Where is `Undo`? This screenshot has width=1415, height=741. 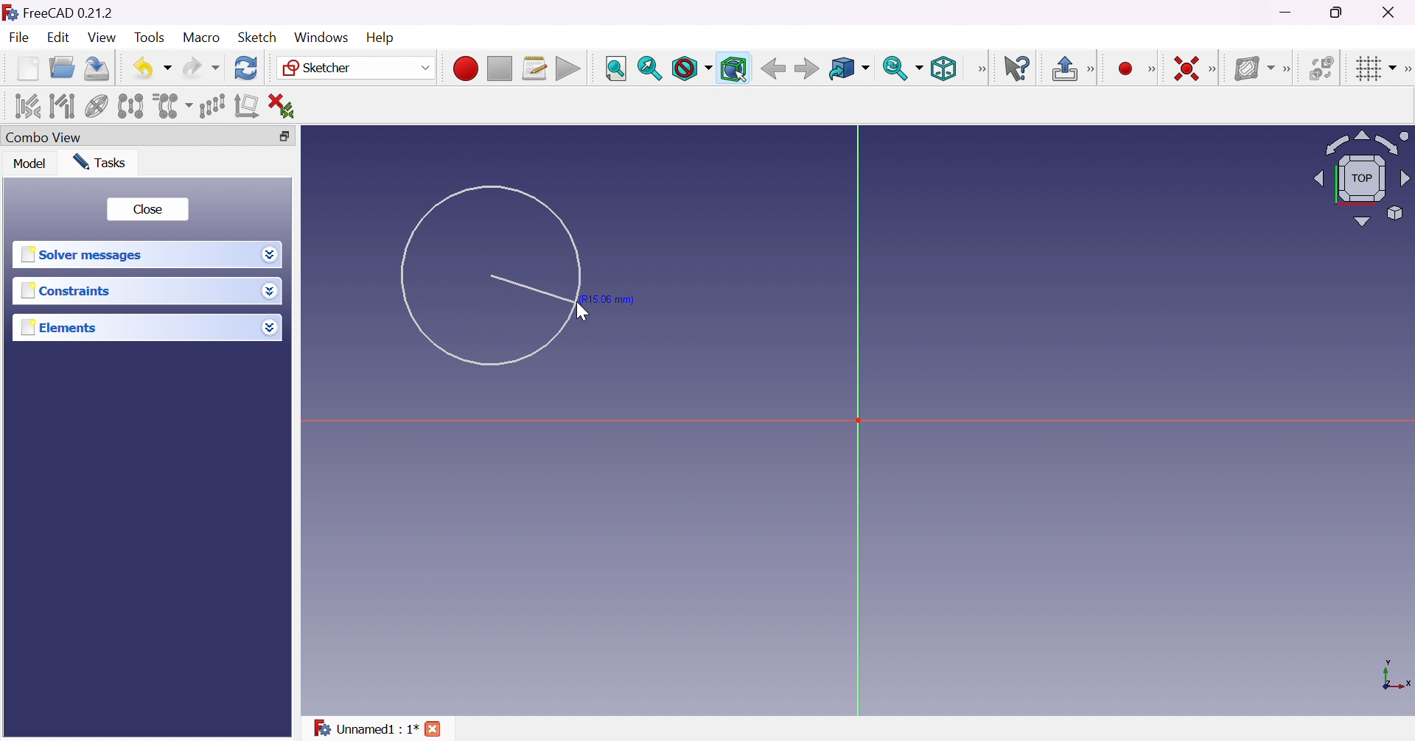
Undo is located at coordinates (153, 68).